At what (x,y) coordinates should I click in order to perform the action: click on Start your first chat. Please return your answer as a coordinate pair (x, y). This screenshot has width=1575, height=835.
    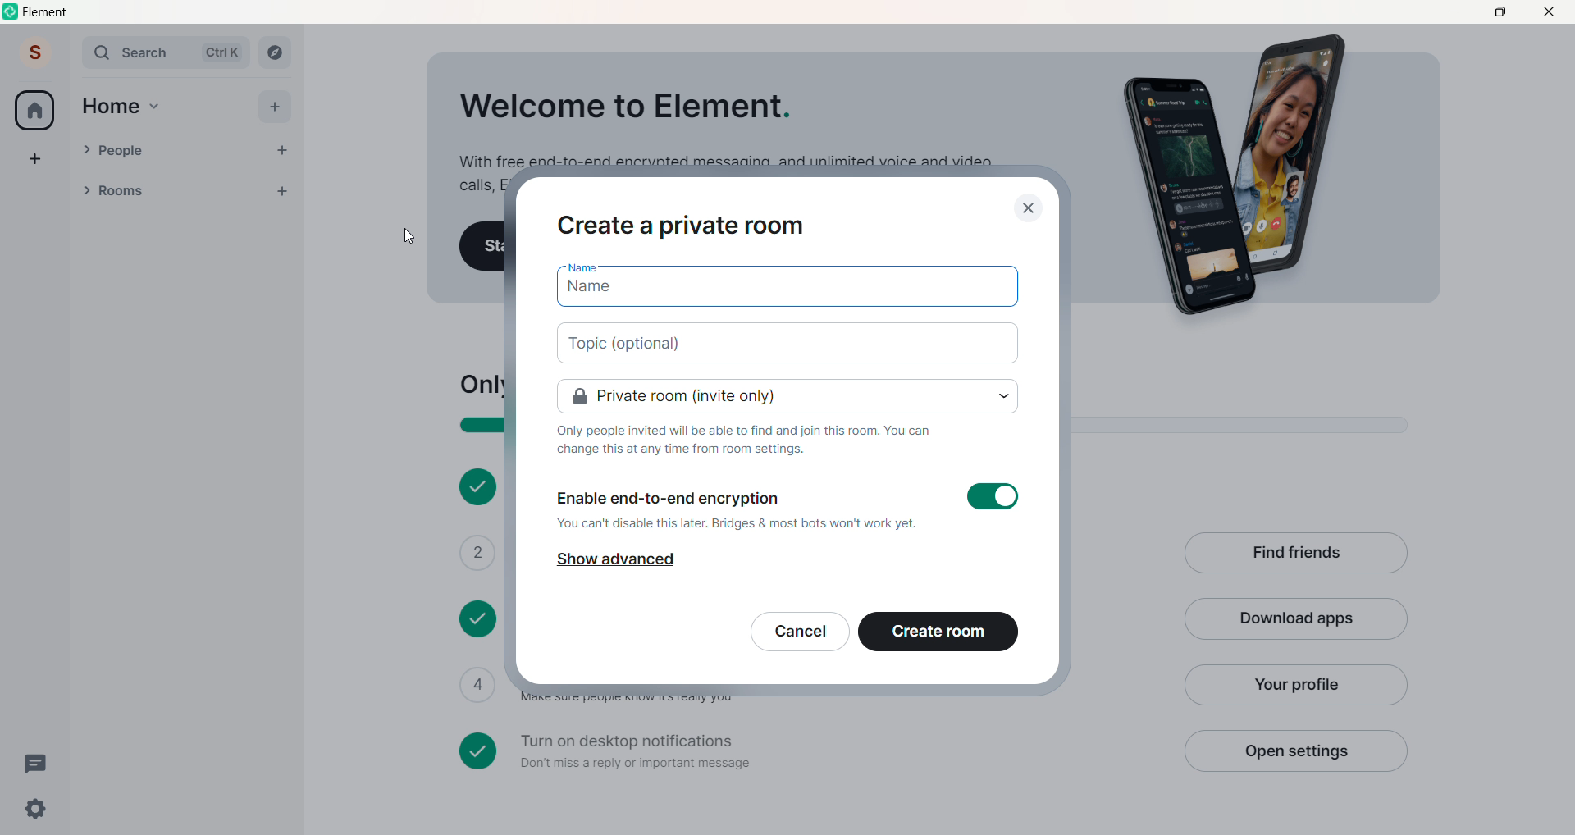
    Looking at the image, I should click on (482, 247).